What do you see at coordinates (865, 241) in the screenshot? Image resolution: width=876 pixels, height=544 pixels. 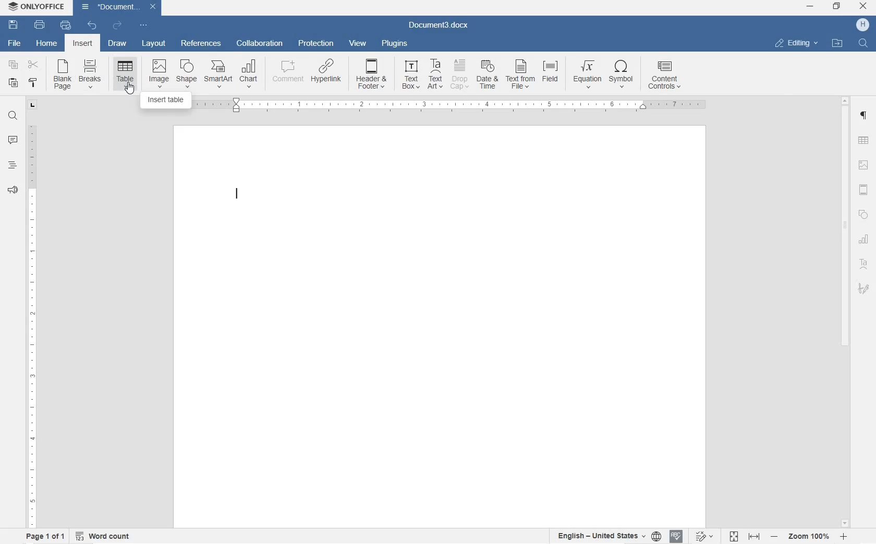 I see `CHART` at bounding box center [865, 241].